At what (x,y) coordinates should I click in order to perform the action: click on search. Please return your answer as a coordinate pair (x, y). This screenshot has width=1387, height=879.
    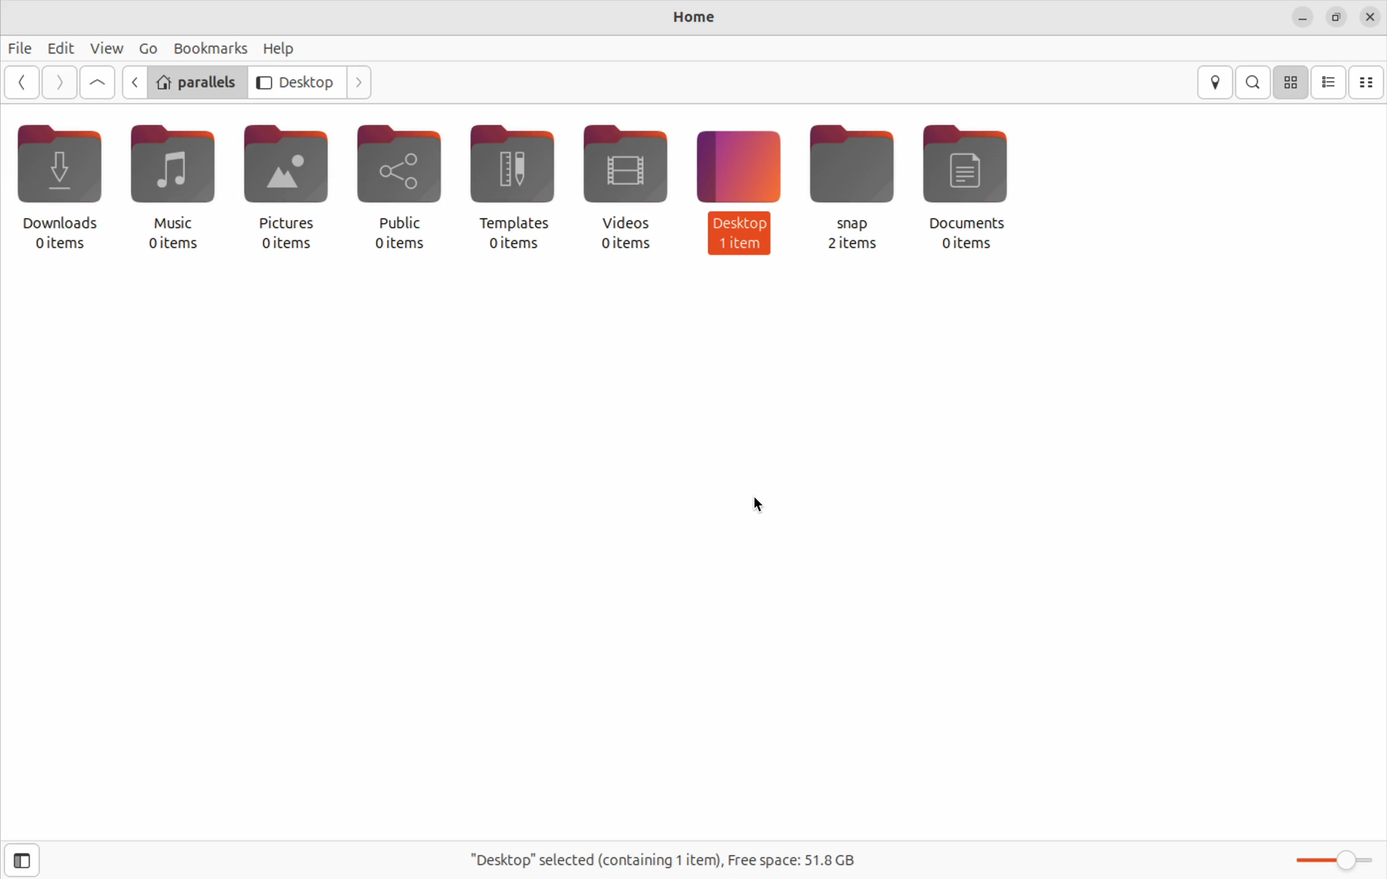
    Looking at the image, I should click on (1254, 82).